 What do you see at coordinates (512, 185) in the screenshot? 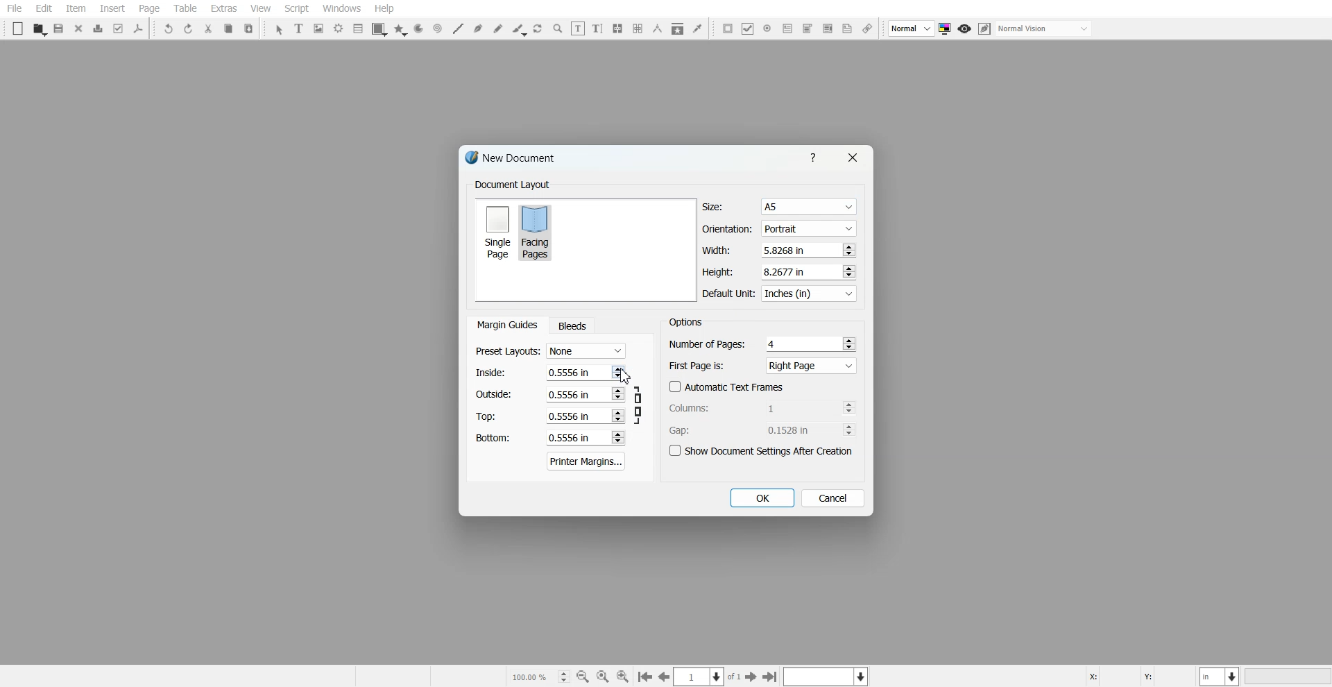
I see `Text` at bounding box center [512, 185].